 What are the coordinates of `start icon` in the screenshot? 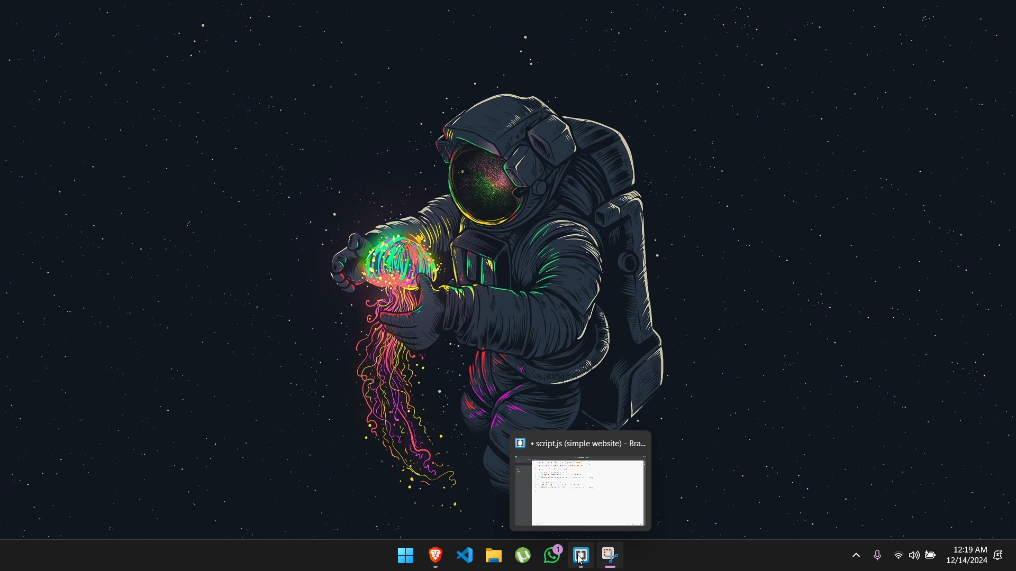 It's located at (406, 555).